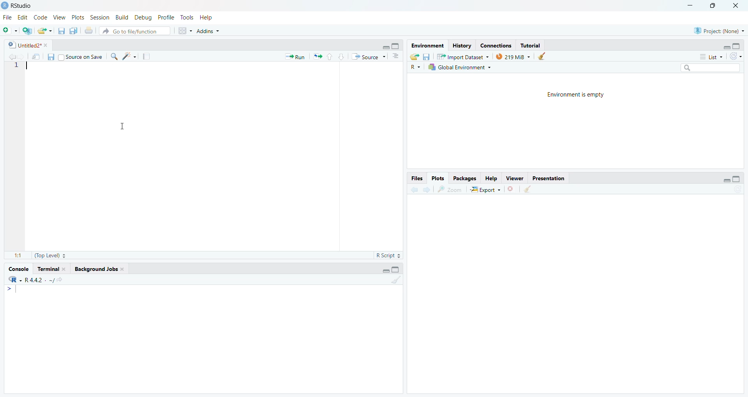 This screenshot has height=397, width=748. What do you see at coordinates (44, 31) in the screenshot?
I see `Open an existing file` at bounding box center [44, 31].